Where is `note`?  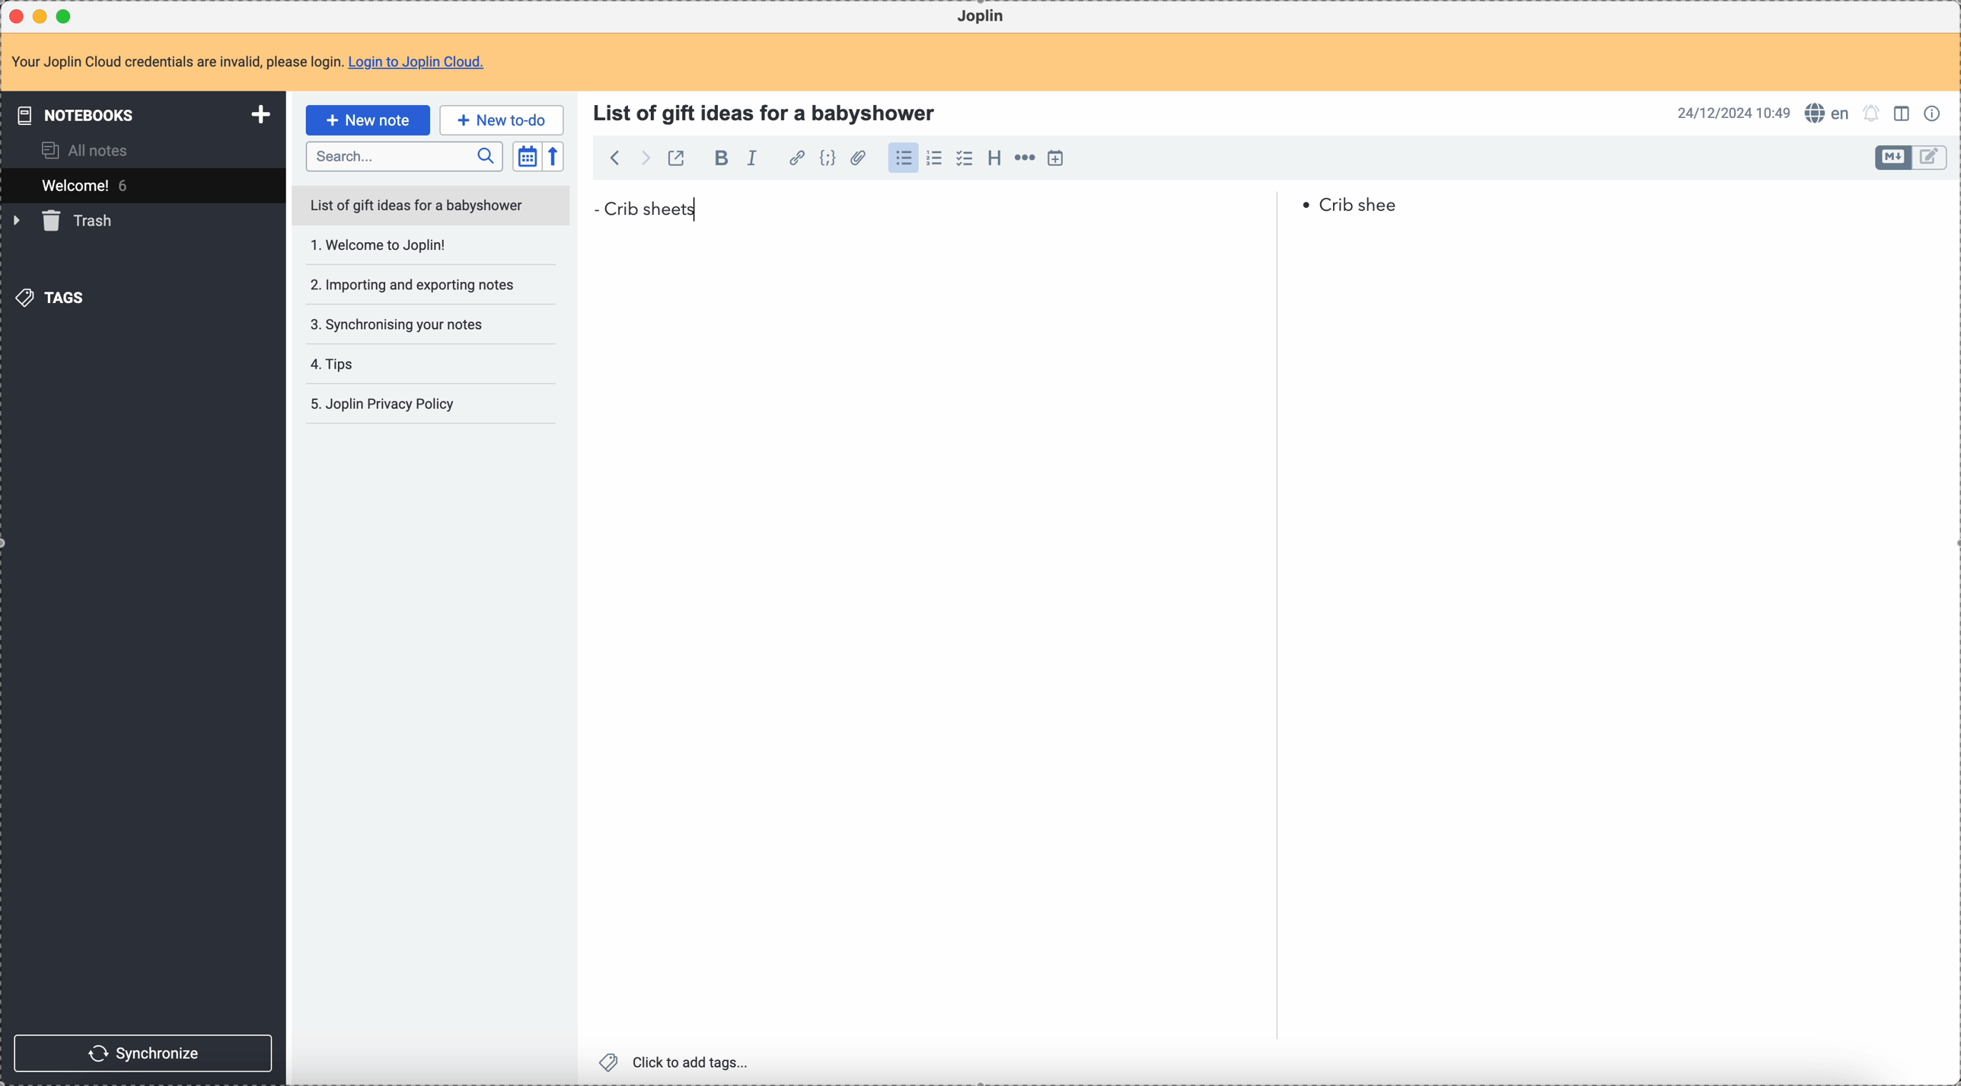 note is located at coordinates (247, 62).